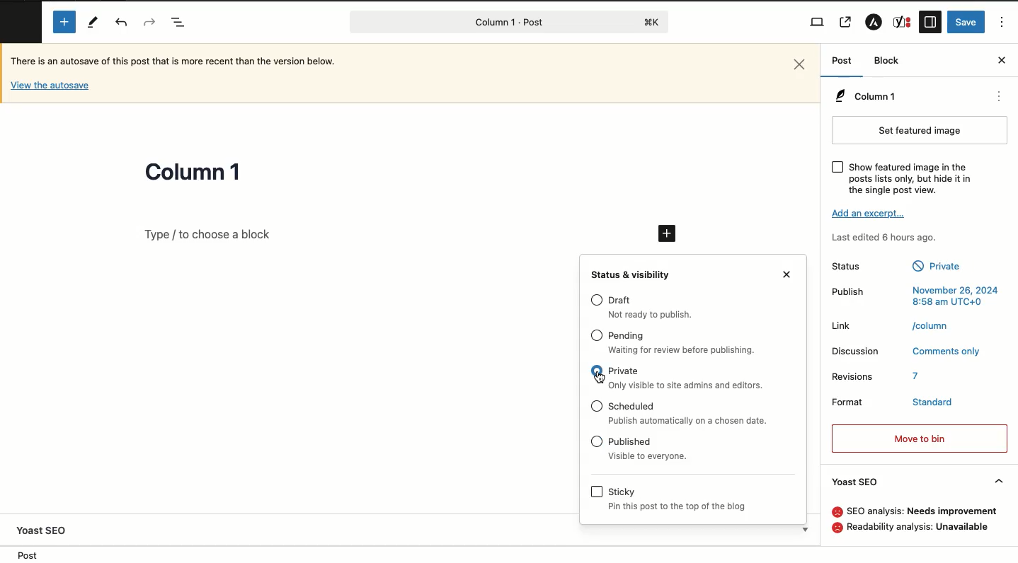  I want to click on Last edited, so click(888, 237).